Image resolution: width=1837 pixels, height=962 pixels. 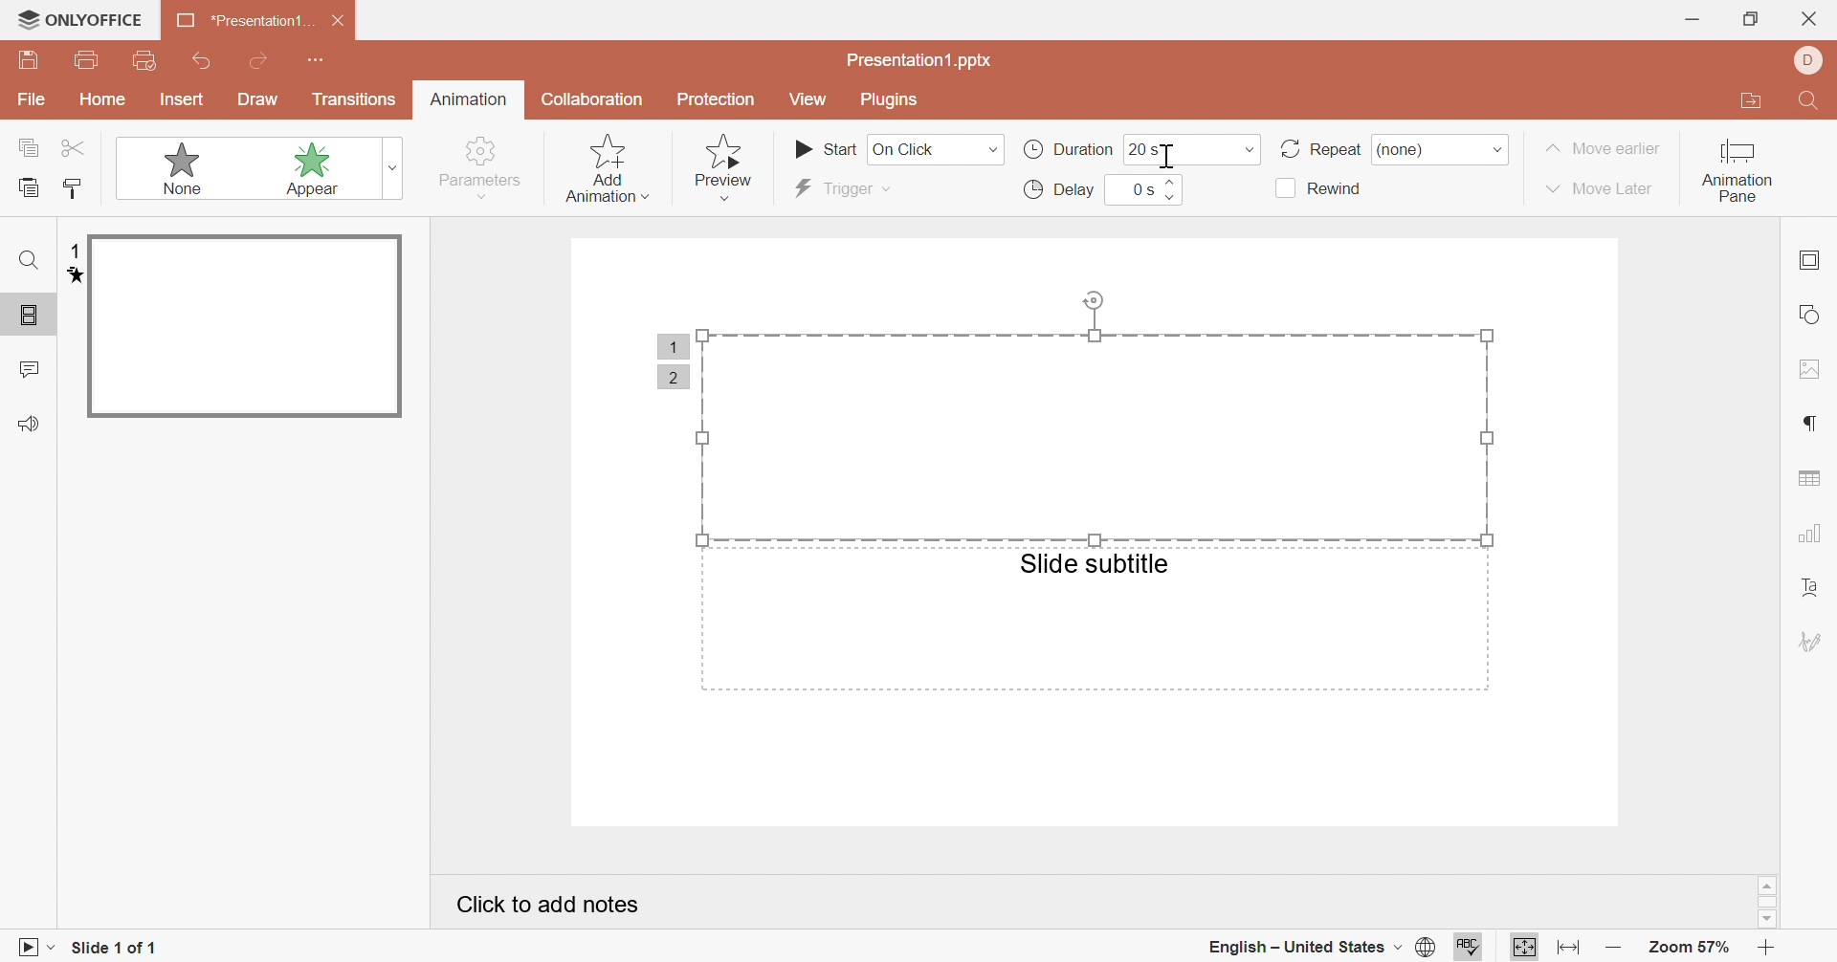 I want to click on comments, so click(x=28, y=367).